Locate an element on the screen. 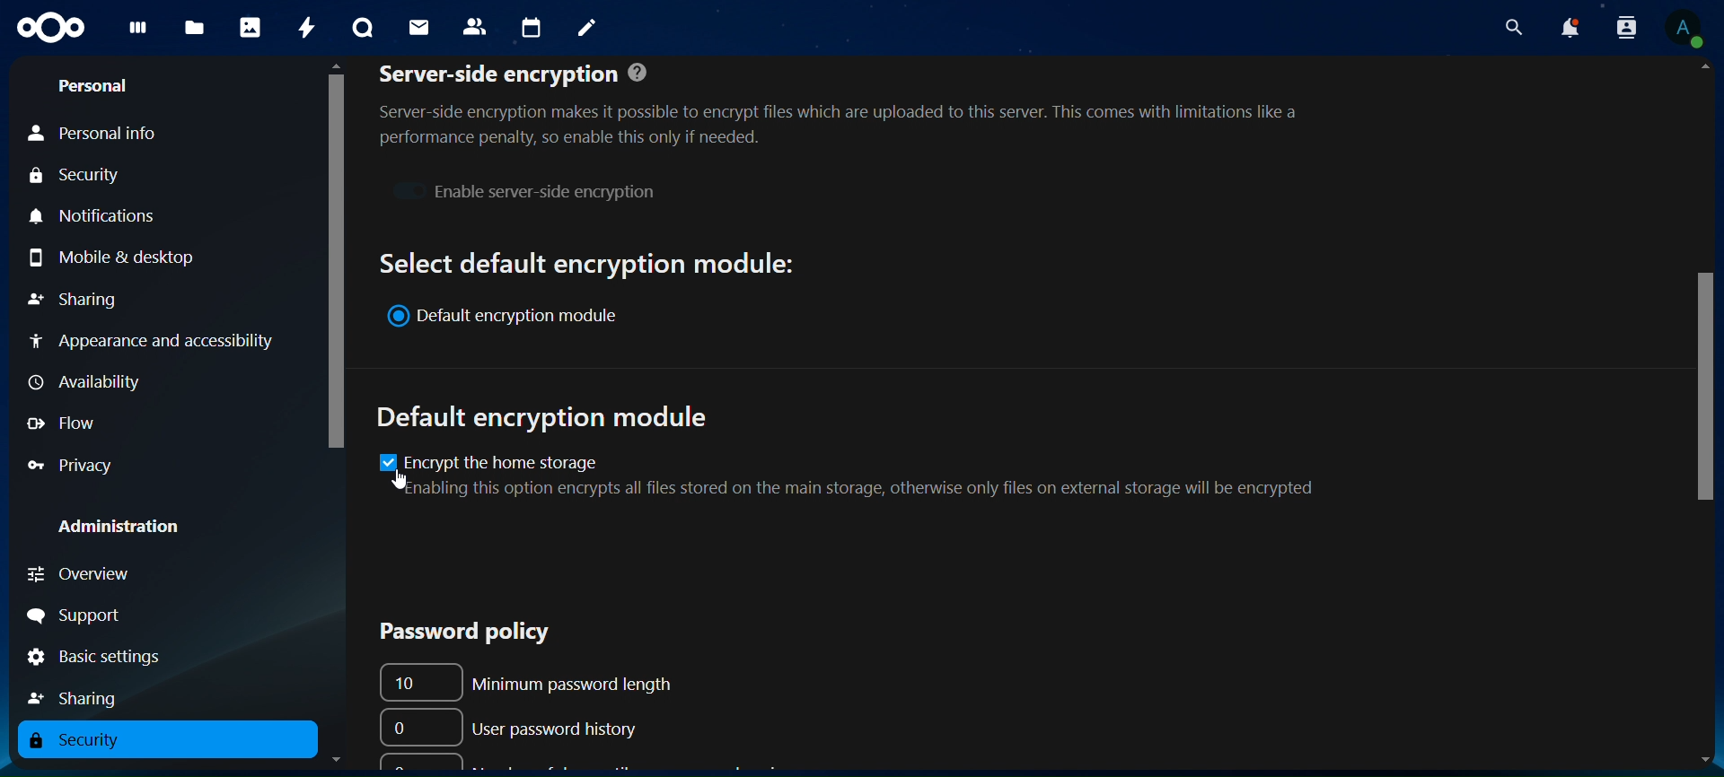 This screenshot has height=777, width=1724. calendar is located at coordinates (532, 29).